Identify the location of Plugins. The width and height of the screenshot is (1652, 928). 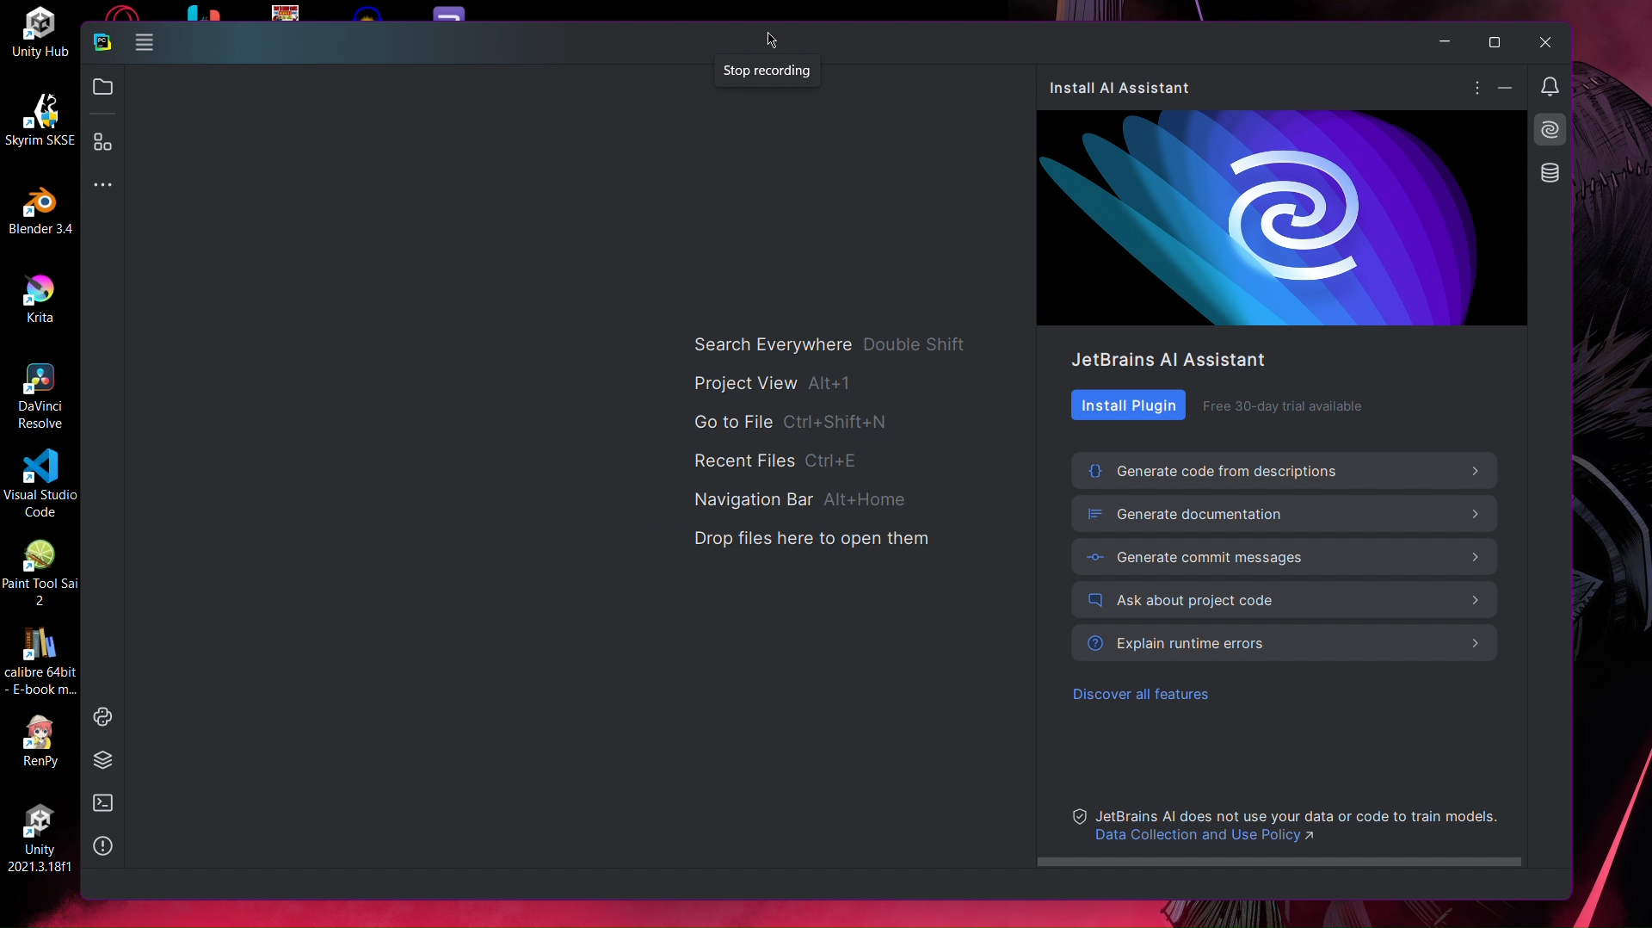
(104, 144).